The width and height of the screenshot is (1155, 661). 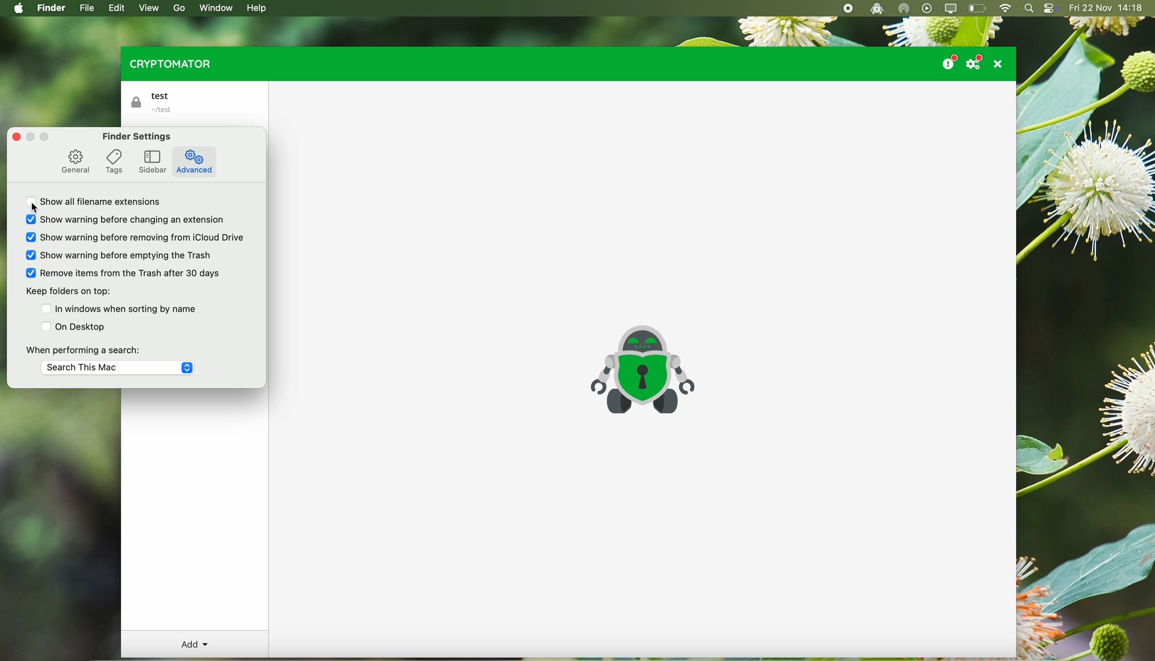 I want to click on airdrop, so click(x=904, y=9).